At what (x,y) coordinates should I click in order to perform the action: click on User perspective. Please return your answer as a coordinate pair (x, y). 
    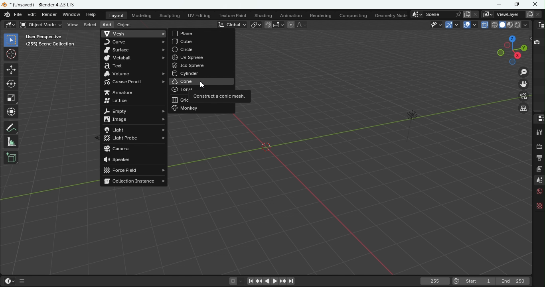
    Looking at the image, I should click on (50, 40).